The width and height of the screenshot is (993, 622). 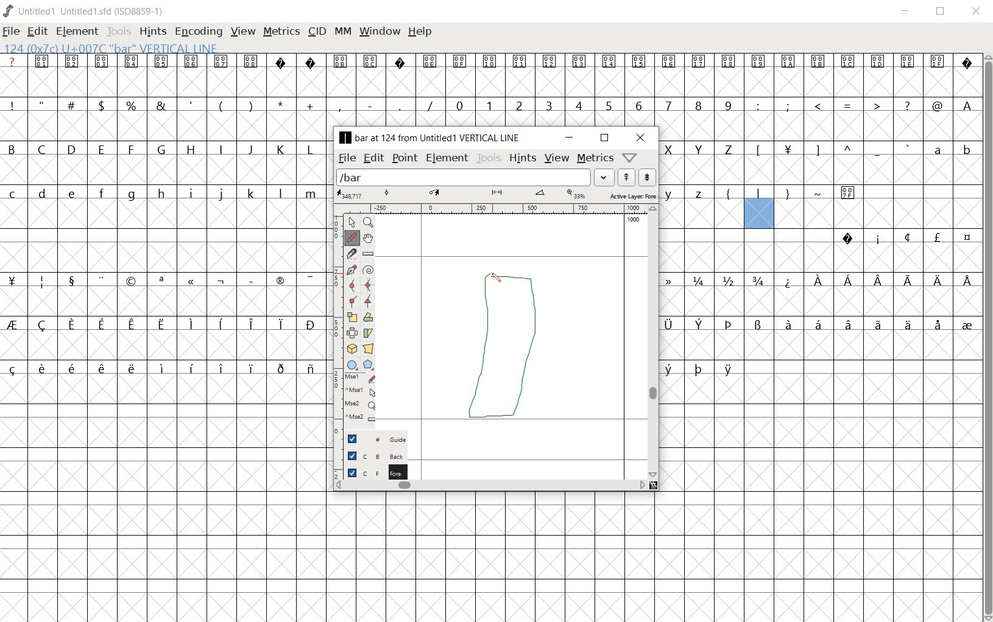 I want to click on file, so click(x=10, y=32).